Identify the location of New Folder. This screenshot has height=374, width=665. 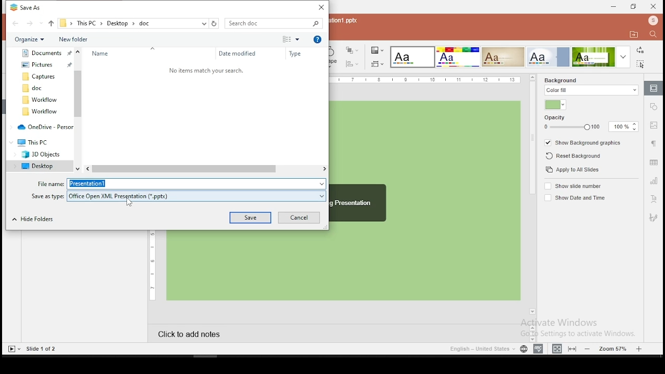
(88, 39).